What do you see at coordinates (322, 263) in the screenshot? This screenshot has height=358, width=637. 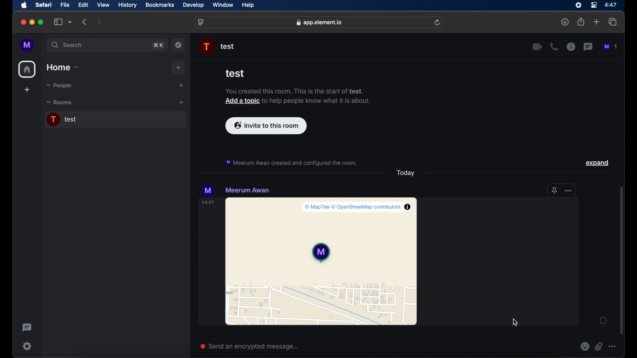 I see `map  preview` at bounding box center [322, 263].